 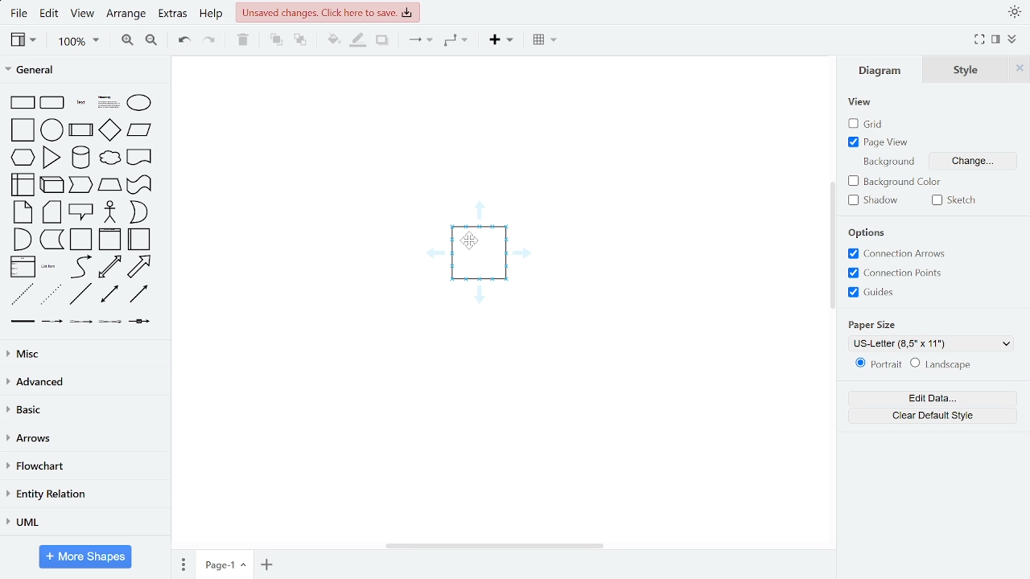 I want to click on general shapes, so click(x=109, y=240).